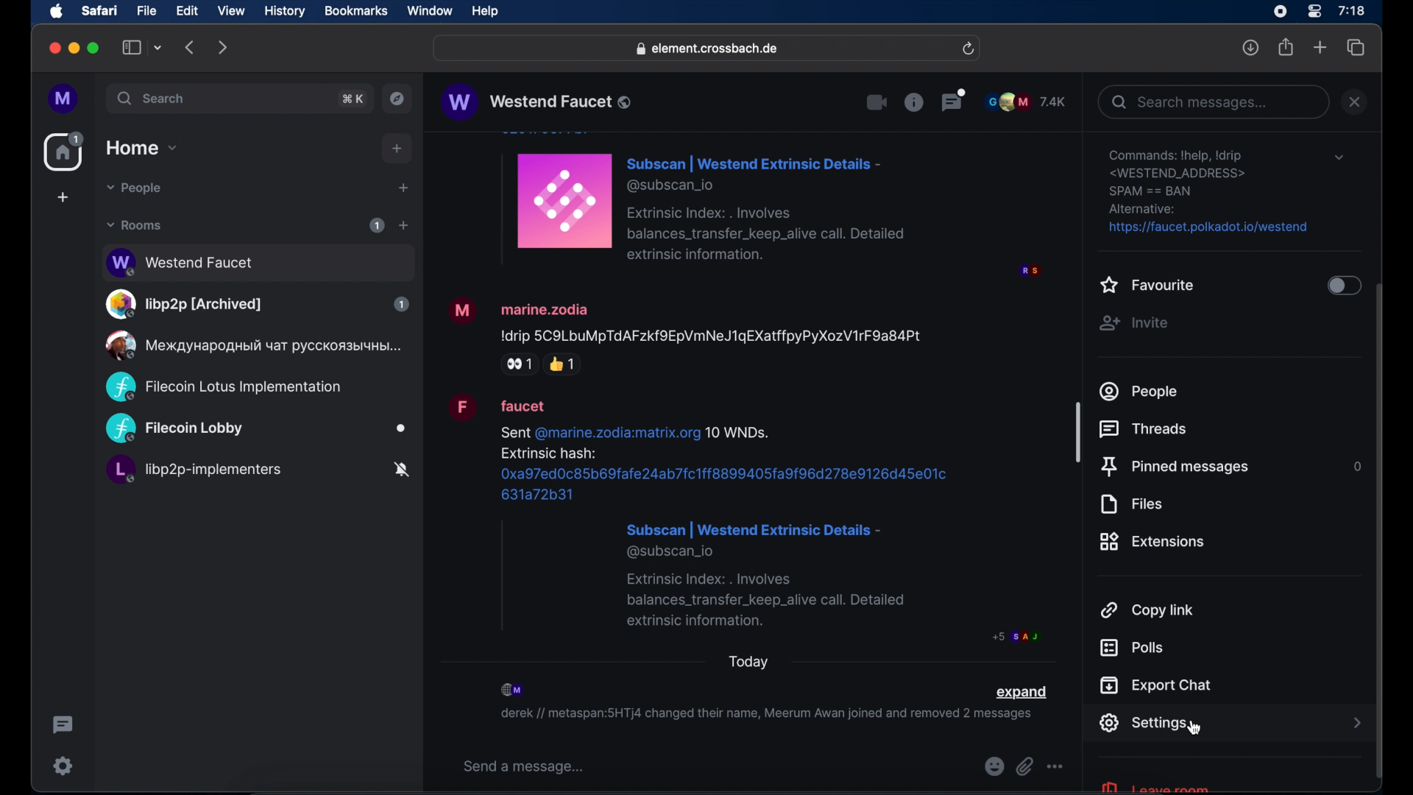 The height and width of the screenshot is (795, 1413). What do you see at coordinates (877, 103) in the screenshot?
I see `video call` at bounding box center [877, 103].